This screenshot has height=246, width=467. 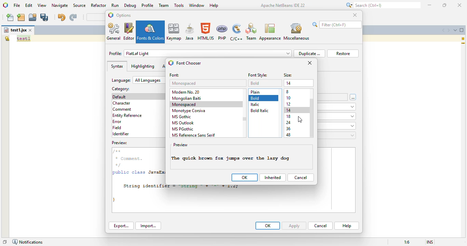 I want to click on apply, so click(x=295, y=225).